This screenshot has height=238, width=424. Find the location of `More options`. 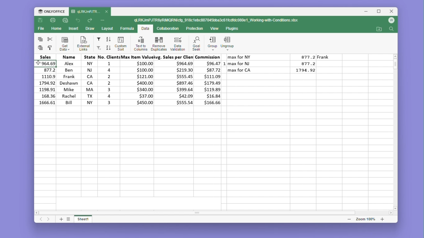

More options is located at coordinates (103, 20).